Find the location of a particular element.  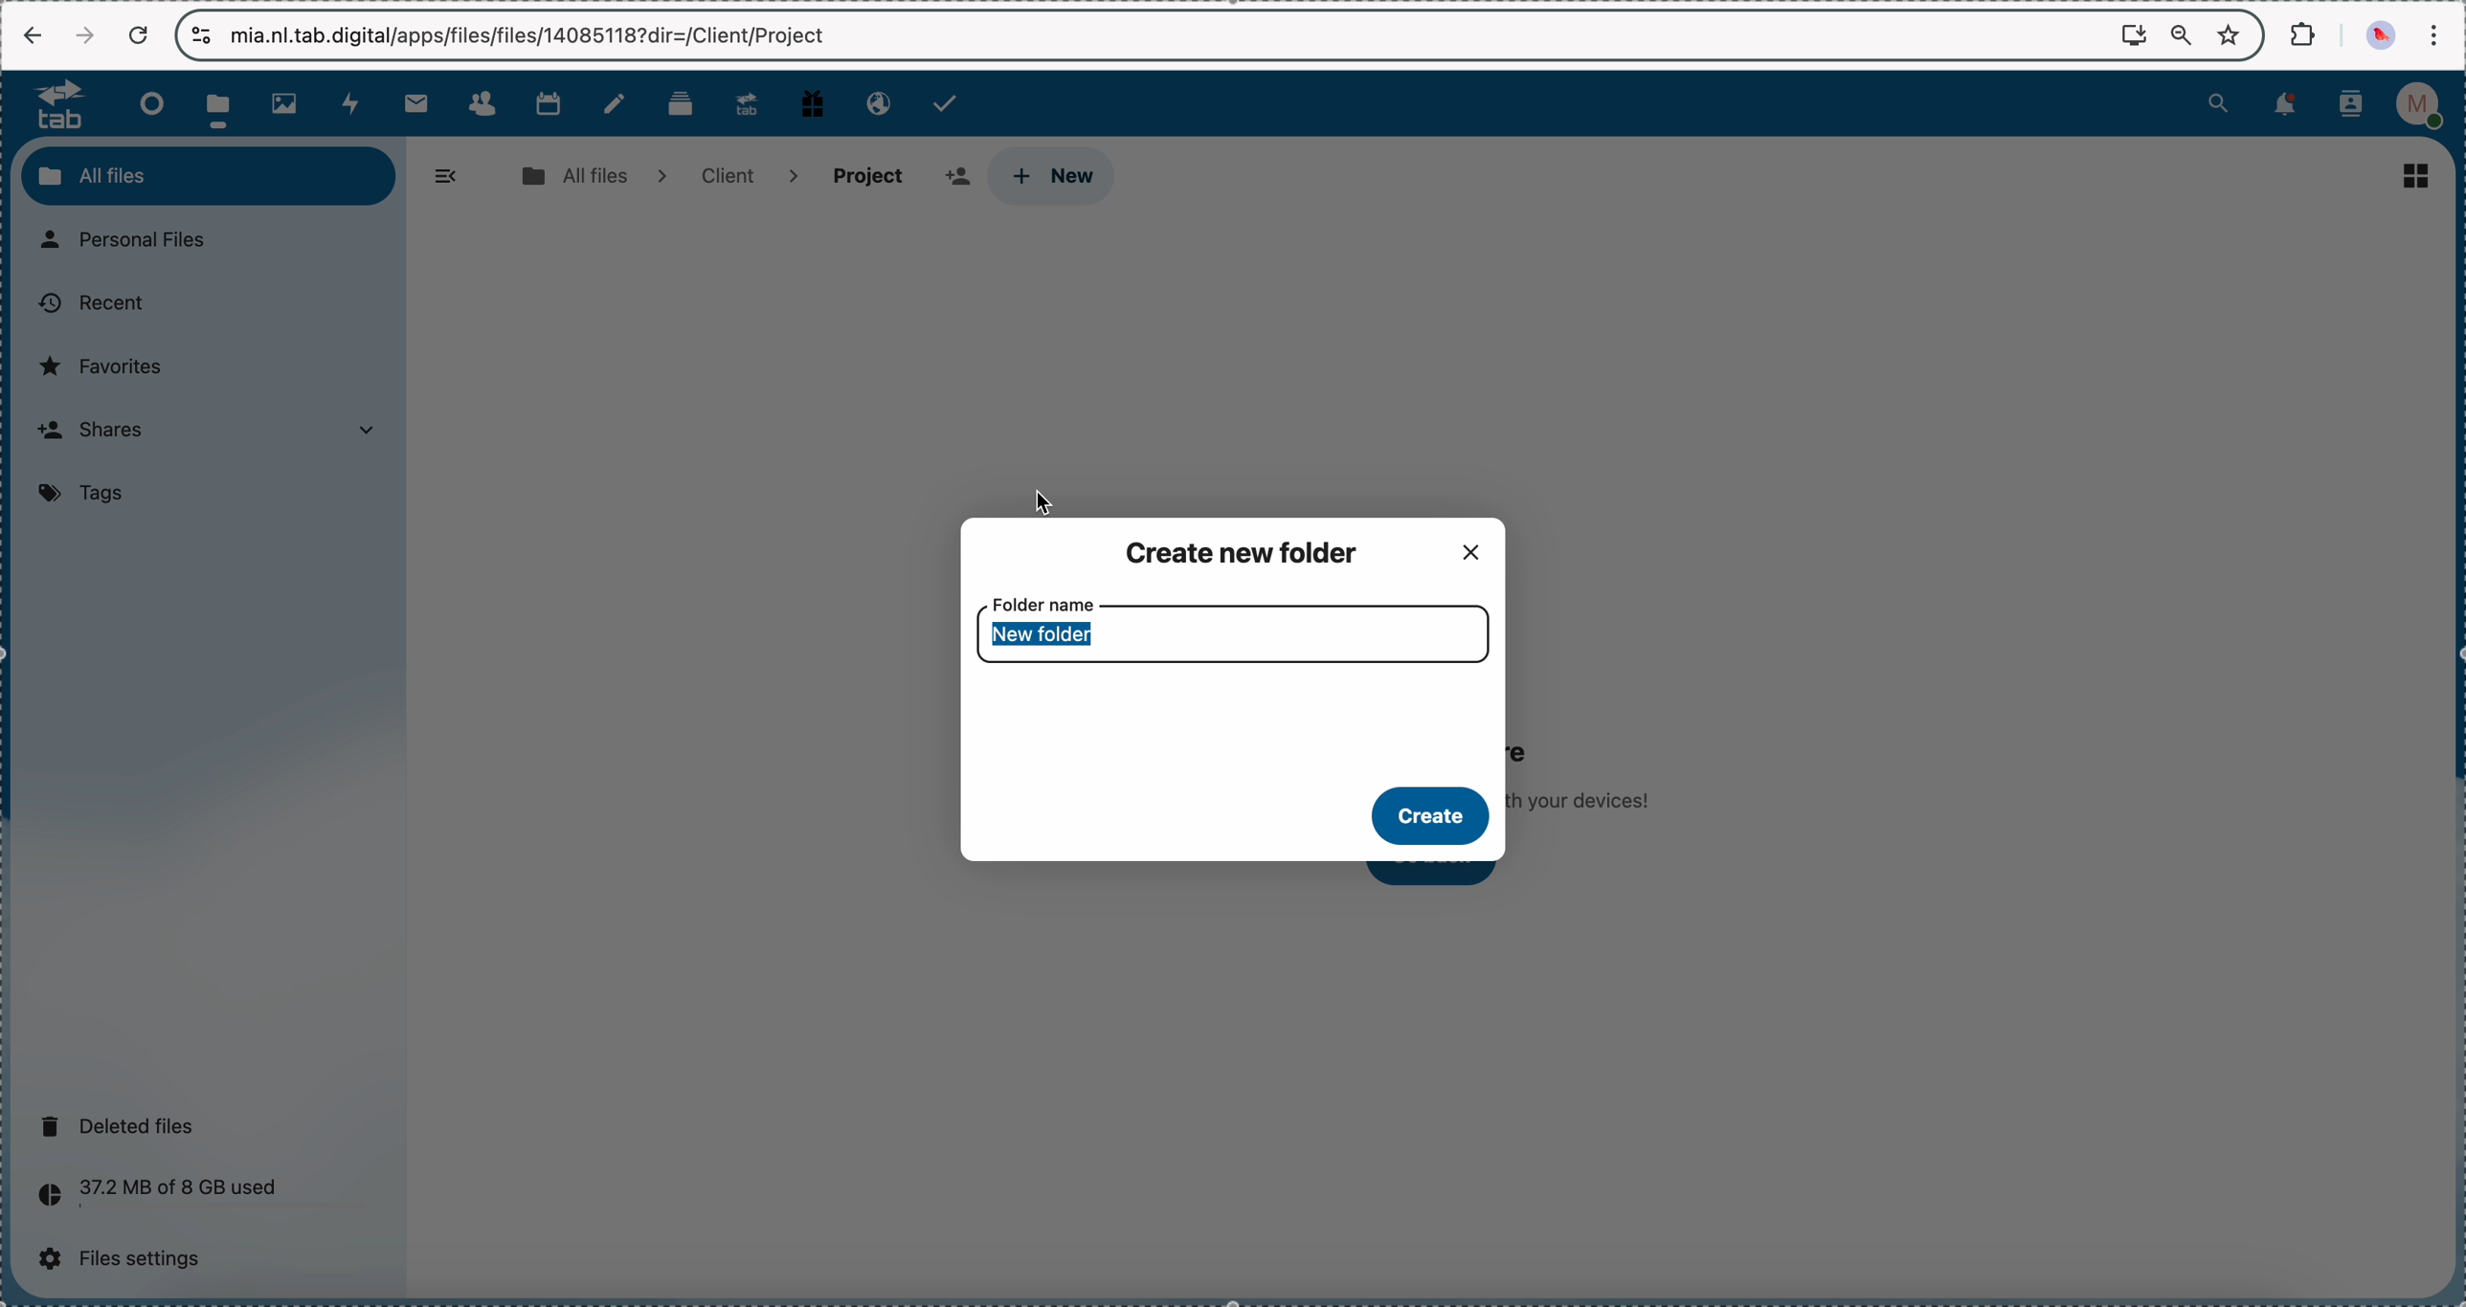

new folder is located at coordinates (1041, 635).